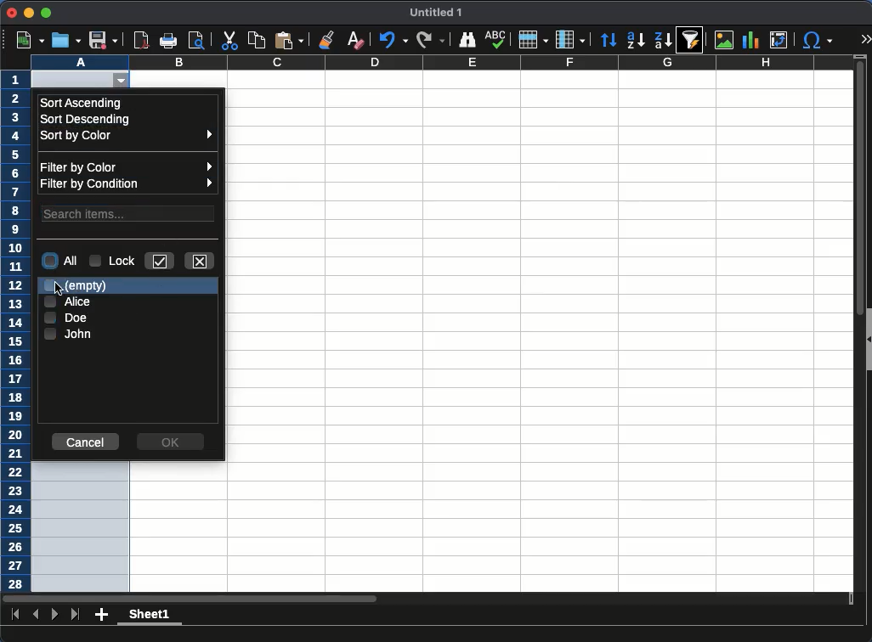 This screenshot has height=642, width=872. What do you see at coordinates (354, 41) in the screenshot?
I see `clear formatting` at bounding box center [354, 41].